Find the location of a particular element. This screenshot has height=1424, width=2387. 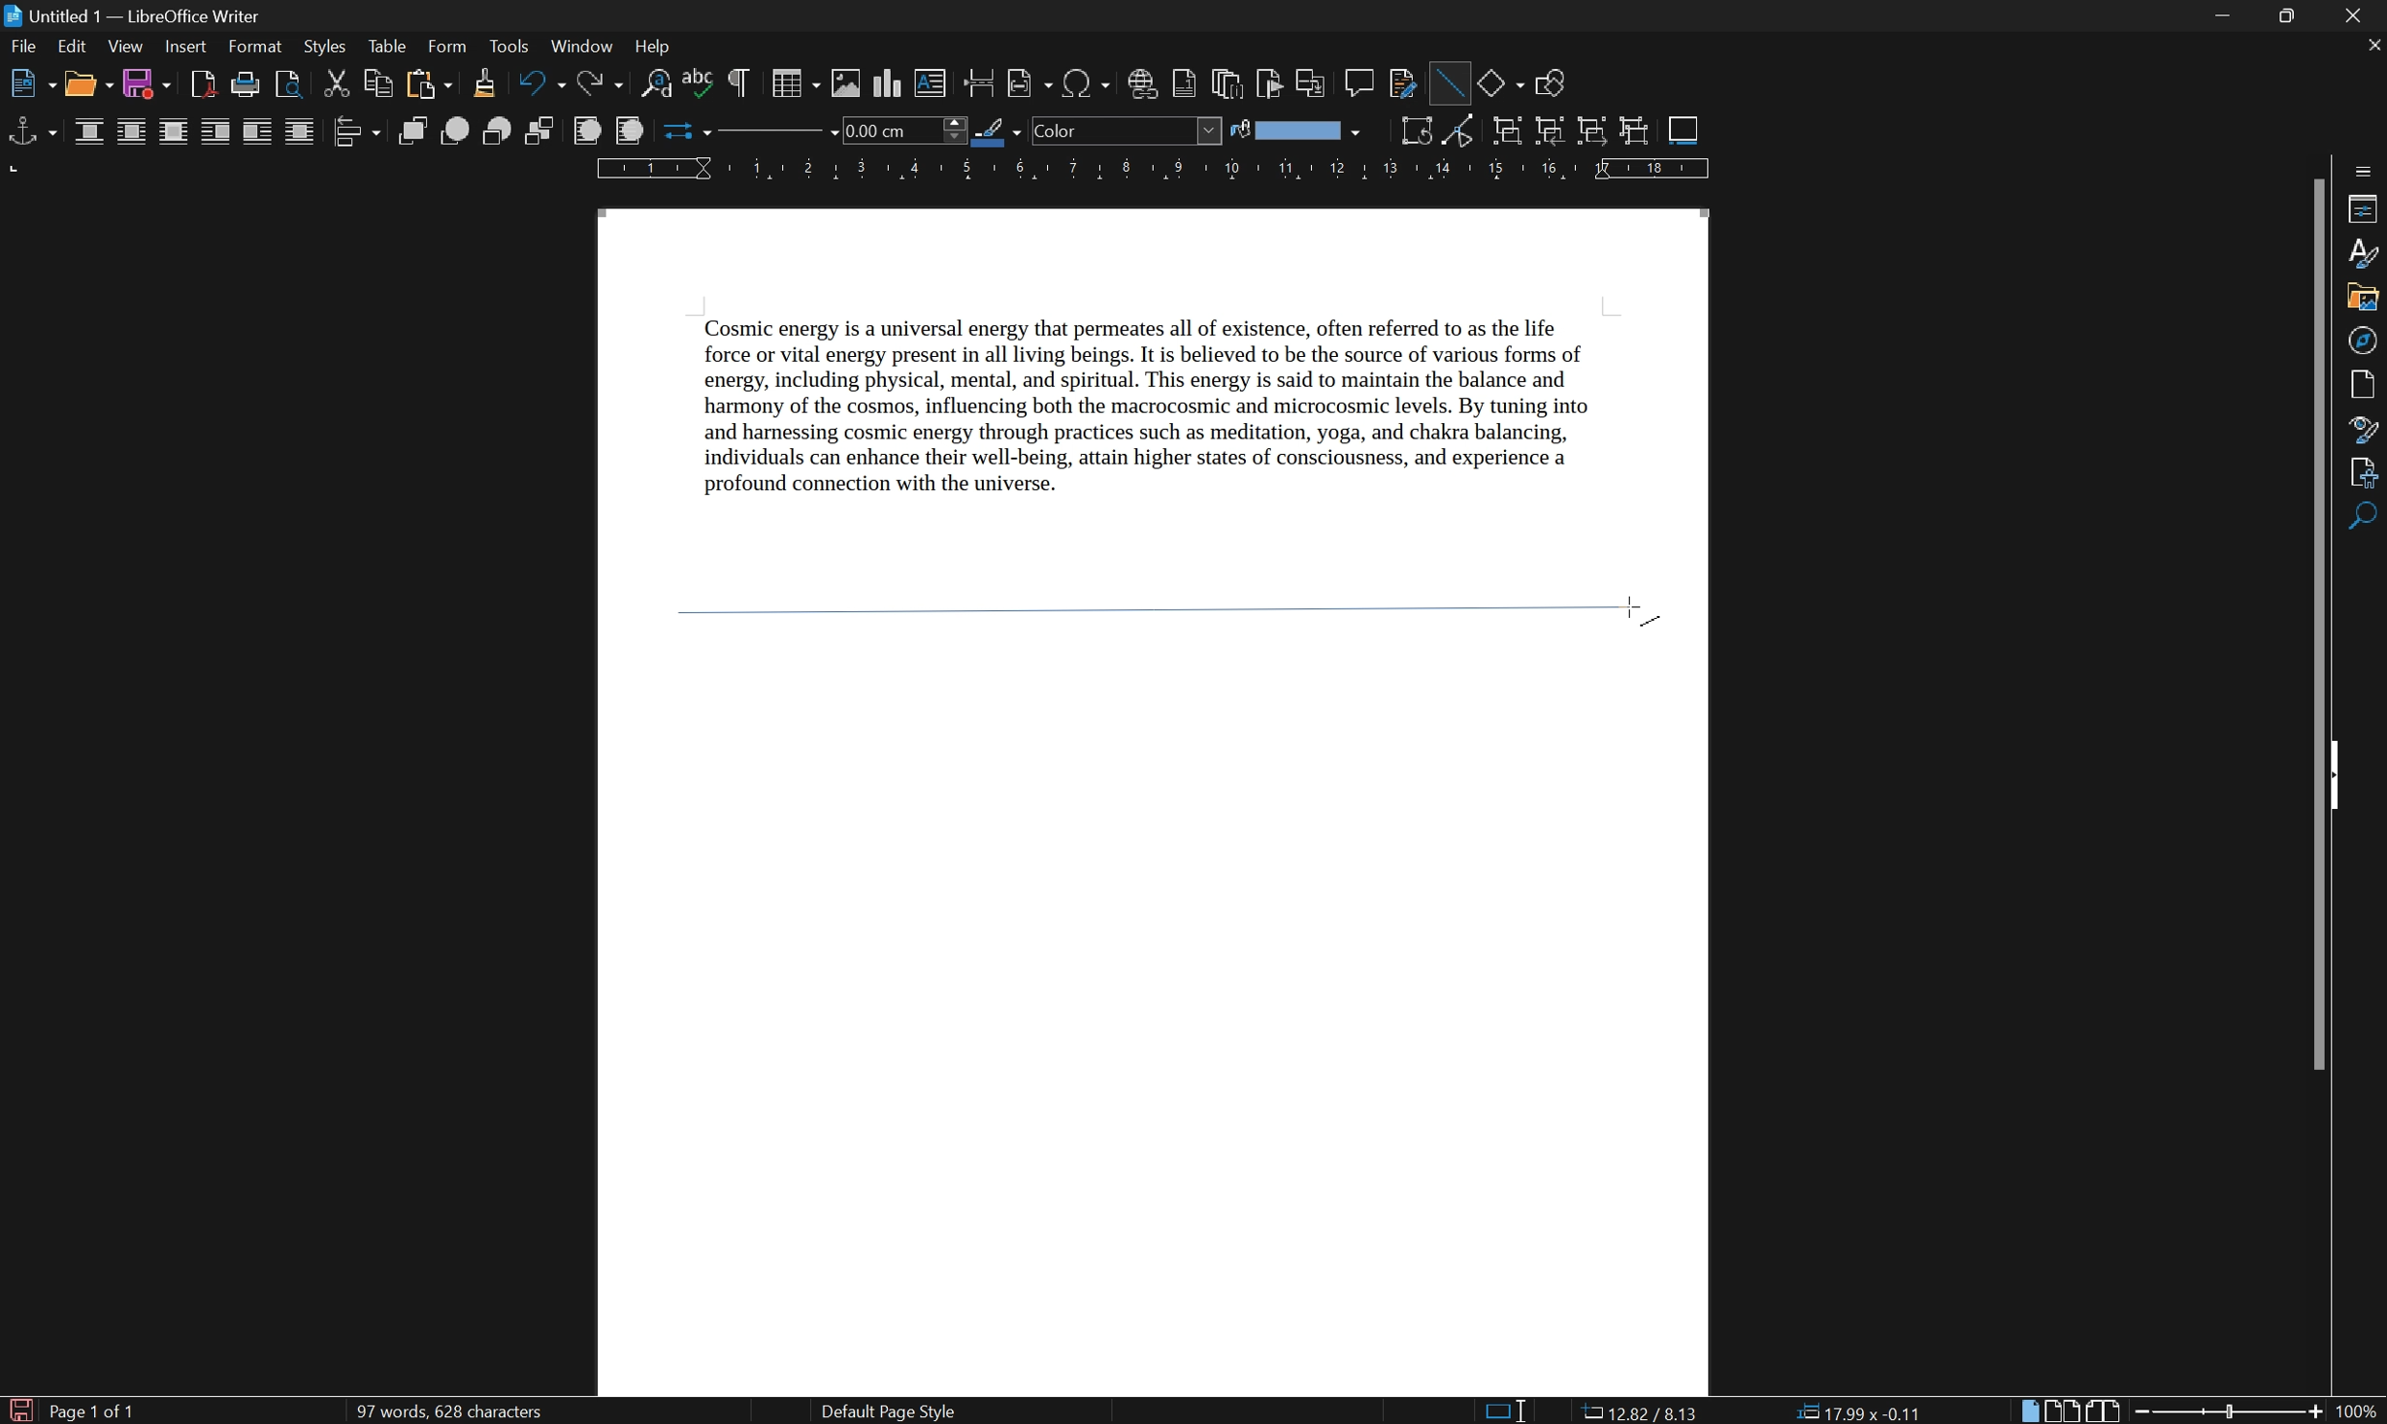

form is located at coordinates (449, 46).